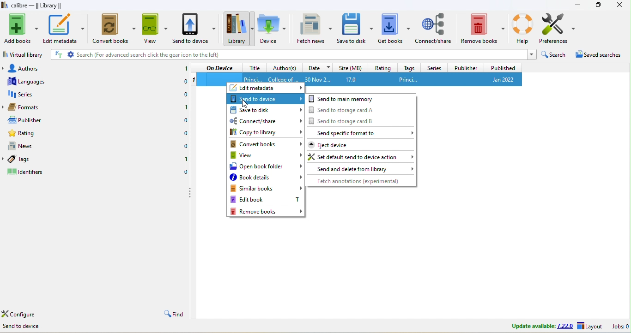 The height and width of the screenshot is (333, 631). What do you see at coordinates (536, 326) in the screenshot?
I see `update avalable 7.22.0` at bounding box center [536, 326].